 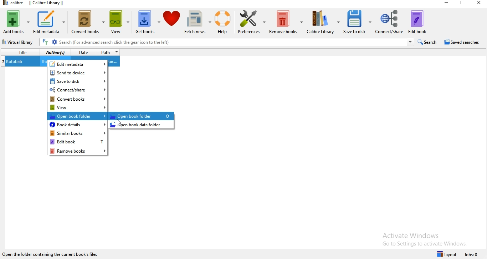 I want to click on edit metadata, so click(x=78, y=64).